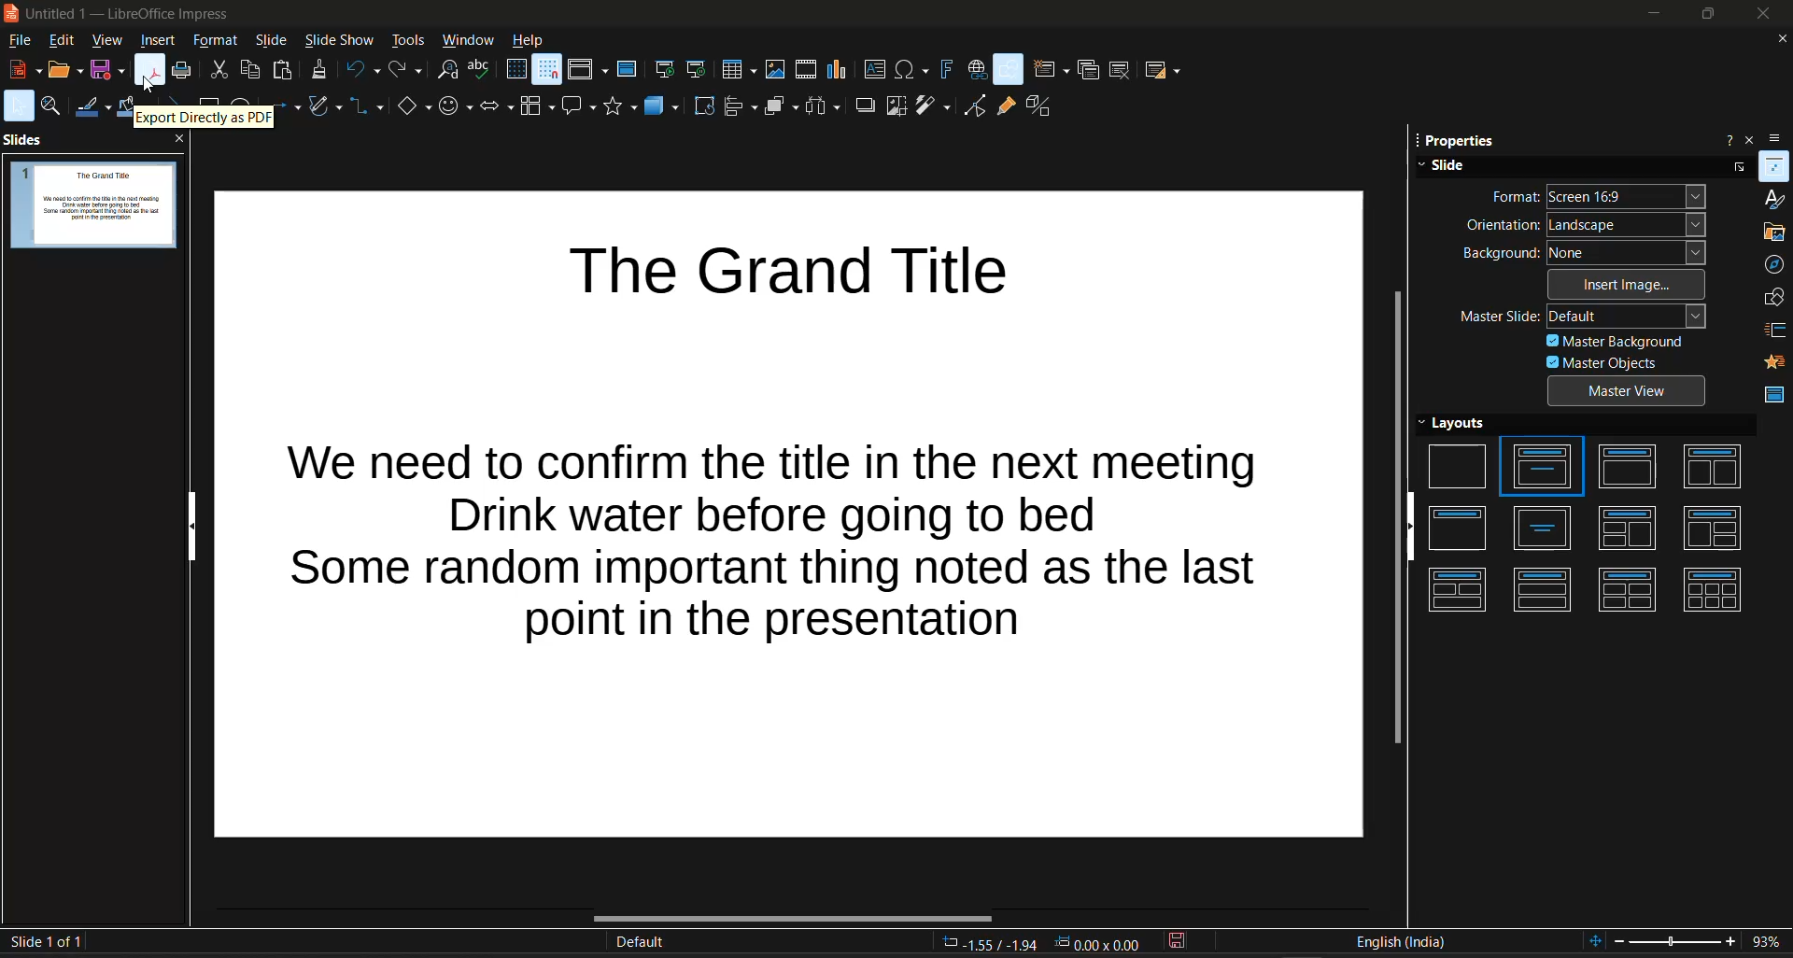 This screenshot has width=1793, height=958. I want to click on undo, so click(362, 70).